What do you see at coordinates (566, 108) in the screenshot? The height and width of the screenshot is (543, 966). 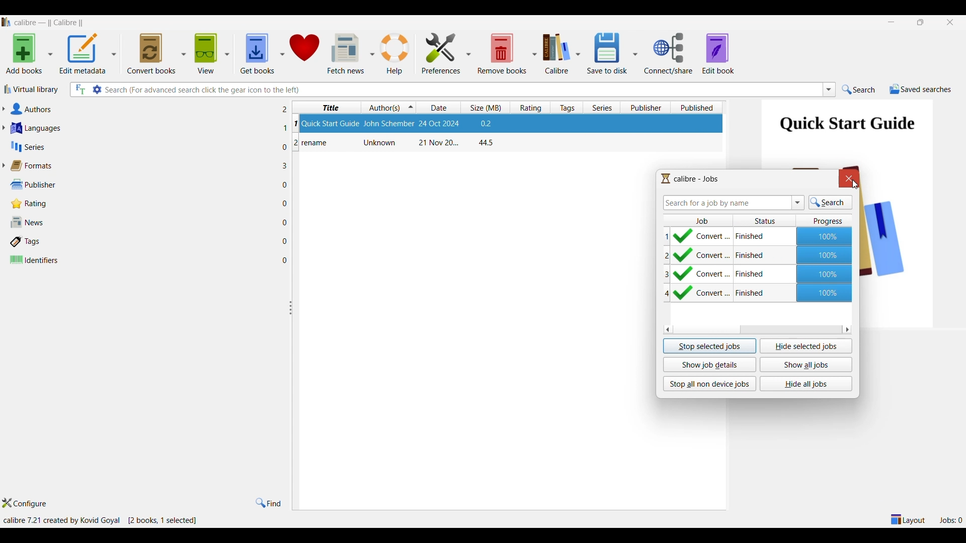 I see `Tag column` at bounding box center [566, 108].